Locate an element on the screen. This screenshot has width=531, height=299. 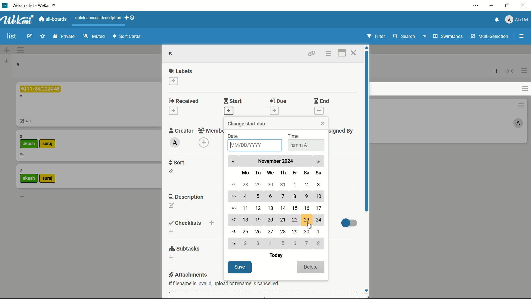
muted is located at coordinates (95, 36).